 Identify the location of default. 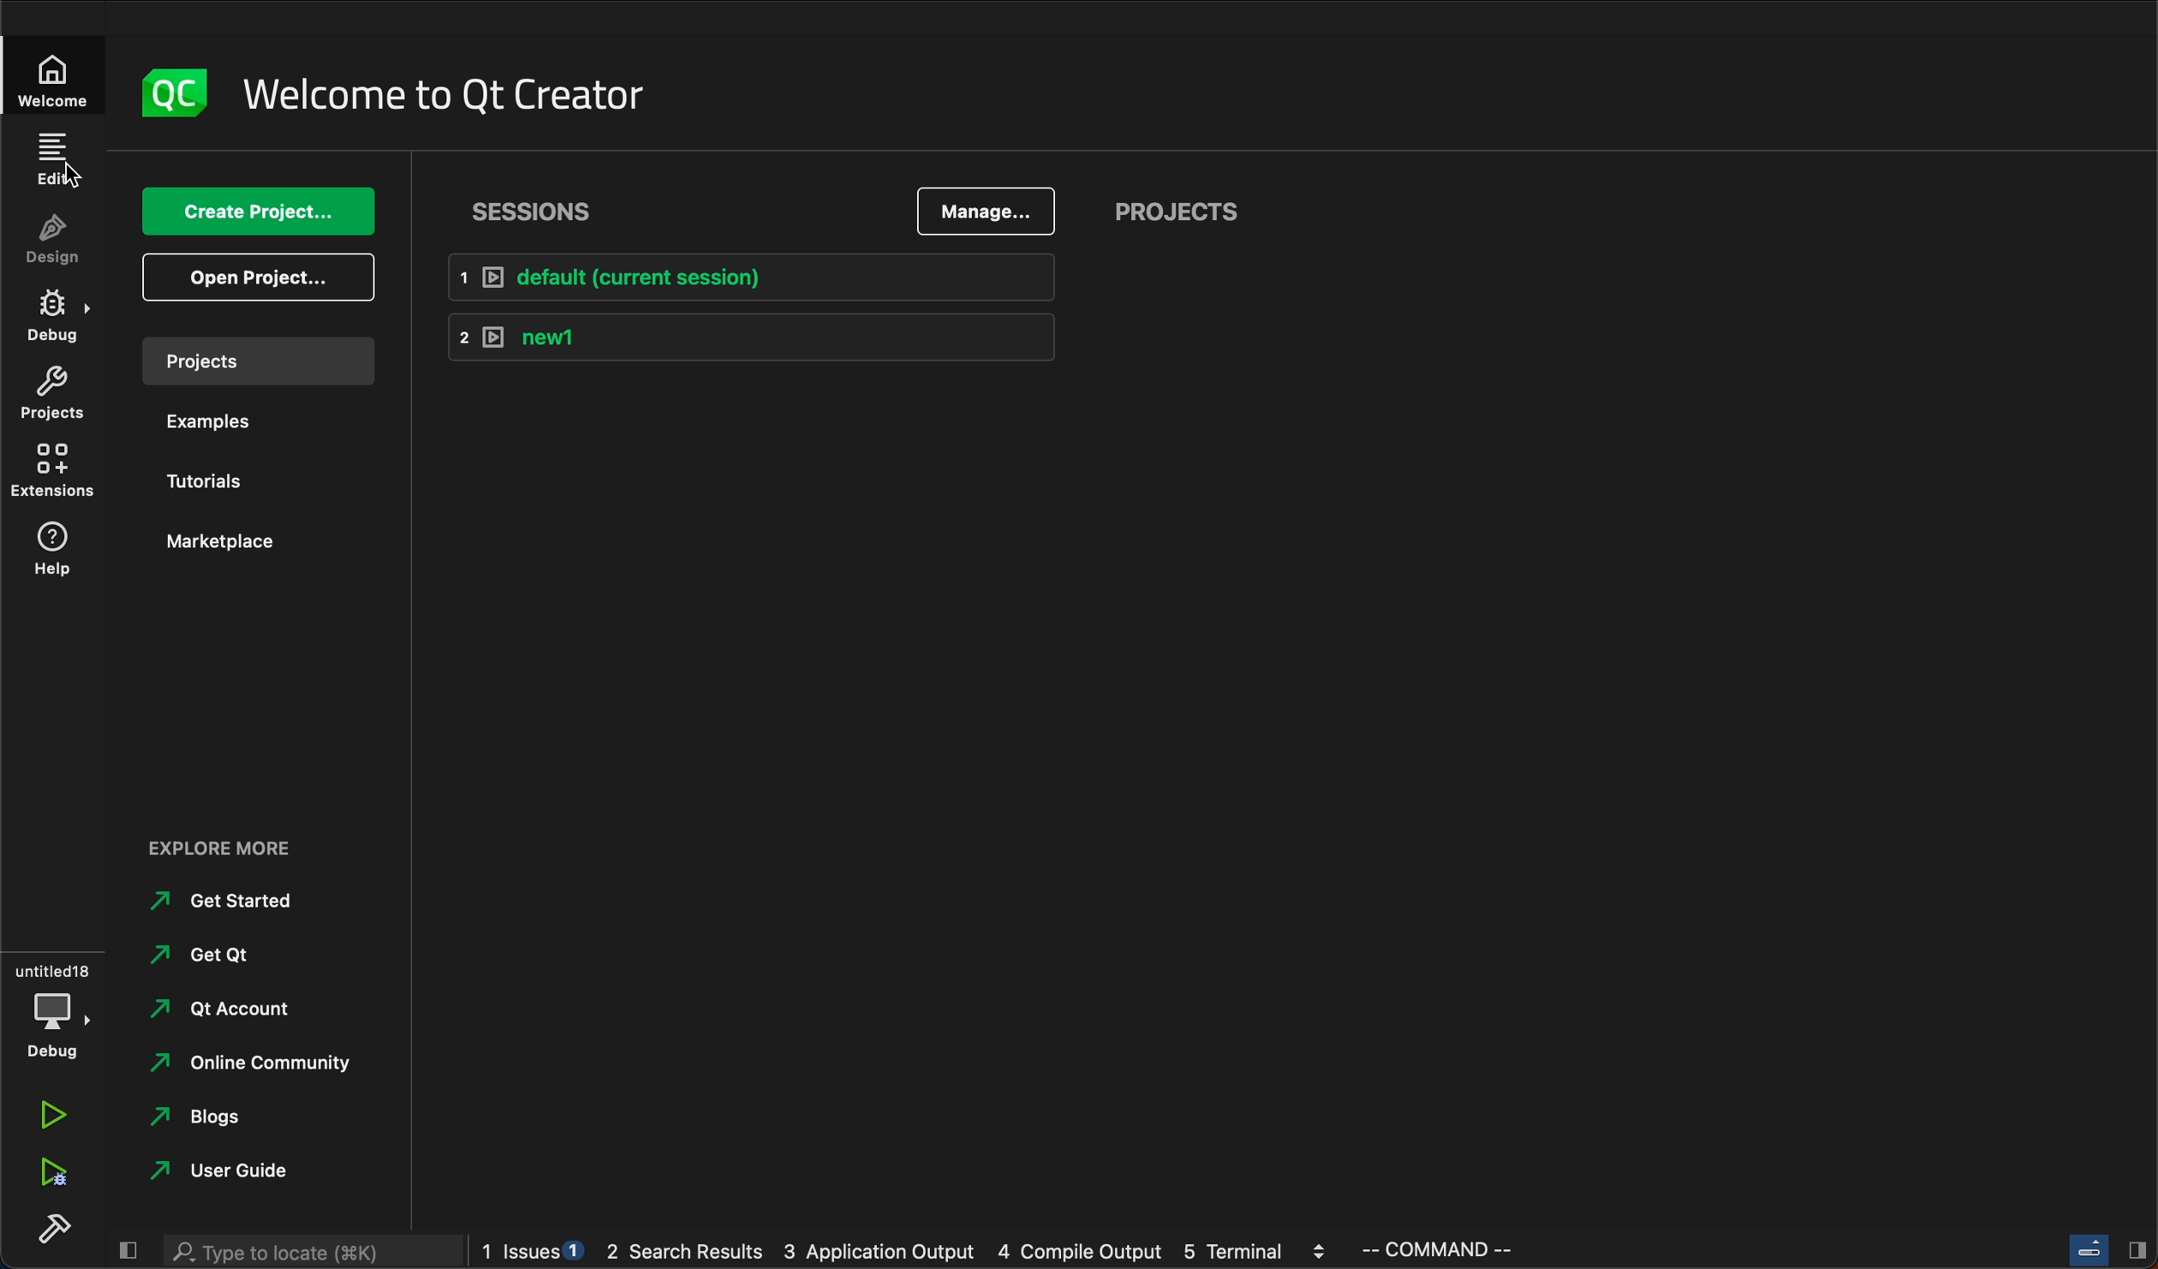
(746, 278).